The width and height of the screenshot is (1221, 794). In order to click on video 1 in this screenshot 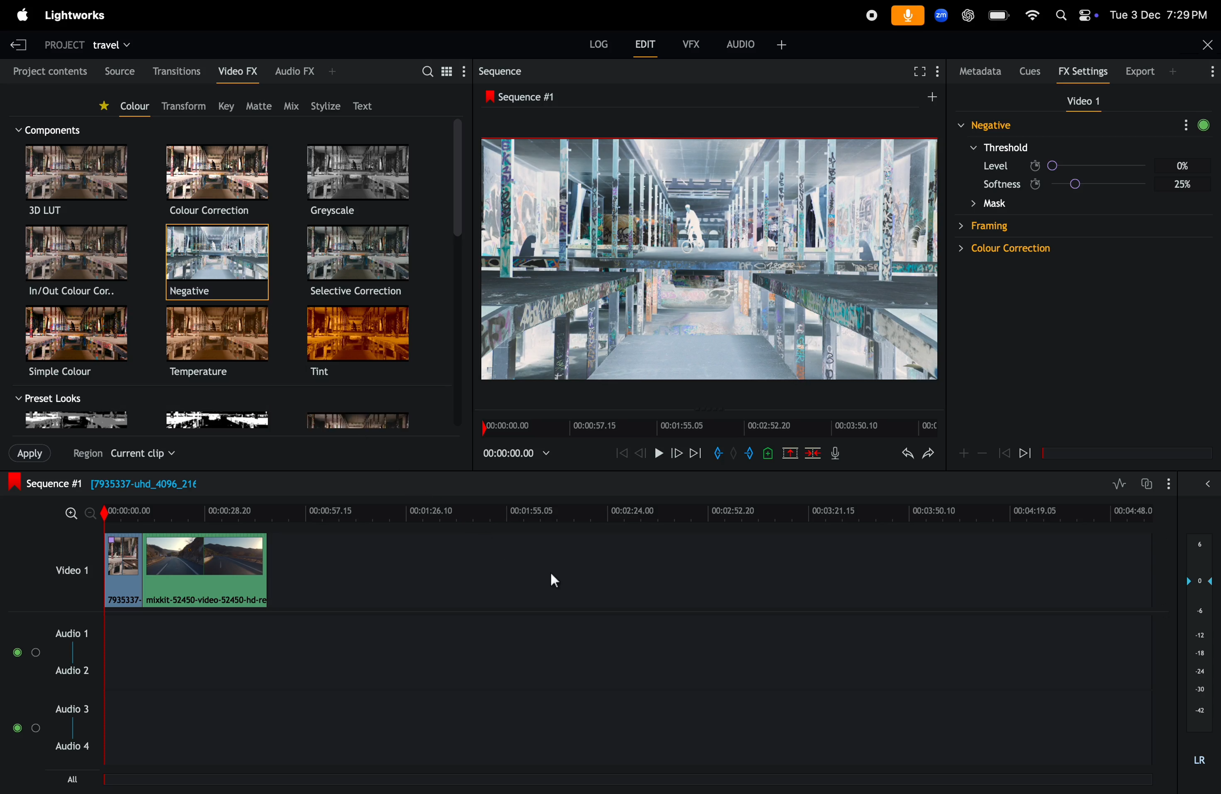, I will do `click(70, 569)`.